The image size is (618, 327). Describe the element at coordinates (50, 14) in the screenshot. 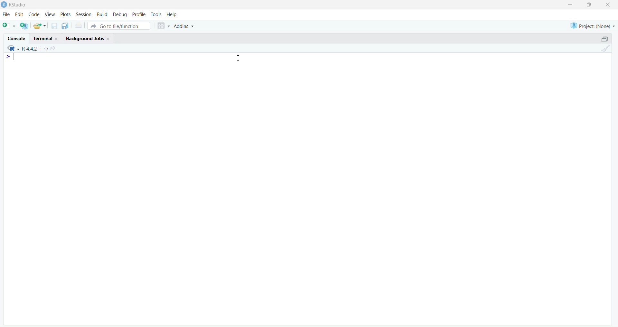

I see `View` at that location.